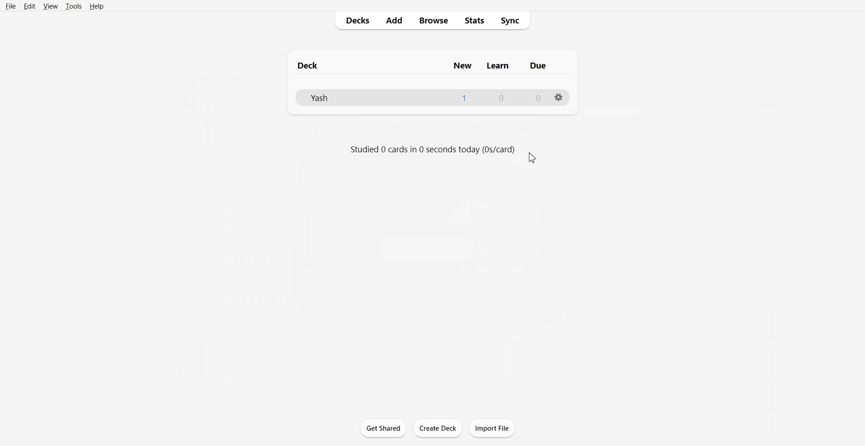  Describe the element at coordinates (532, 157) in the screenshot. I see `Cursor` at that location.